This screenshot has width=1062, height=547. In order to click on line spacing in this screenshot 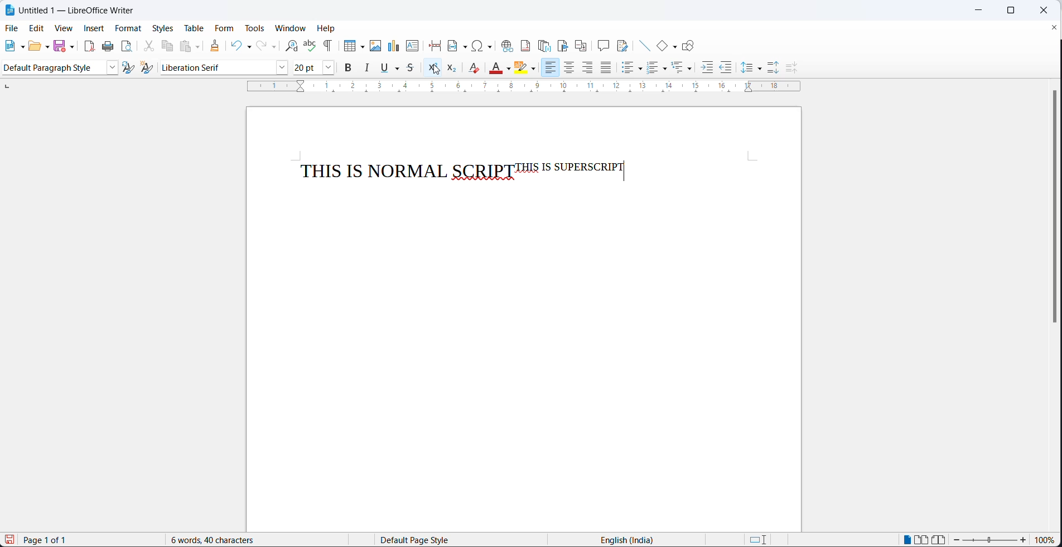, I will do `click(746, 68)`.